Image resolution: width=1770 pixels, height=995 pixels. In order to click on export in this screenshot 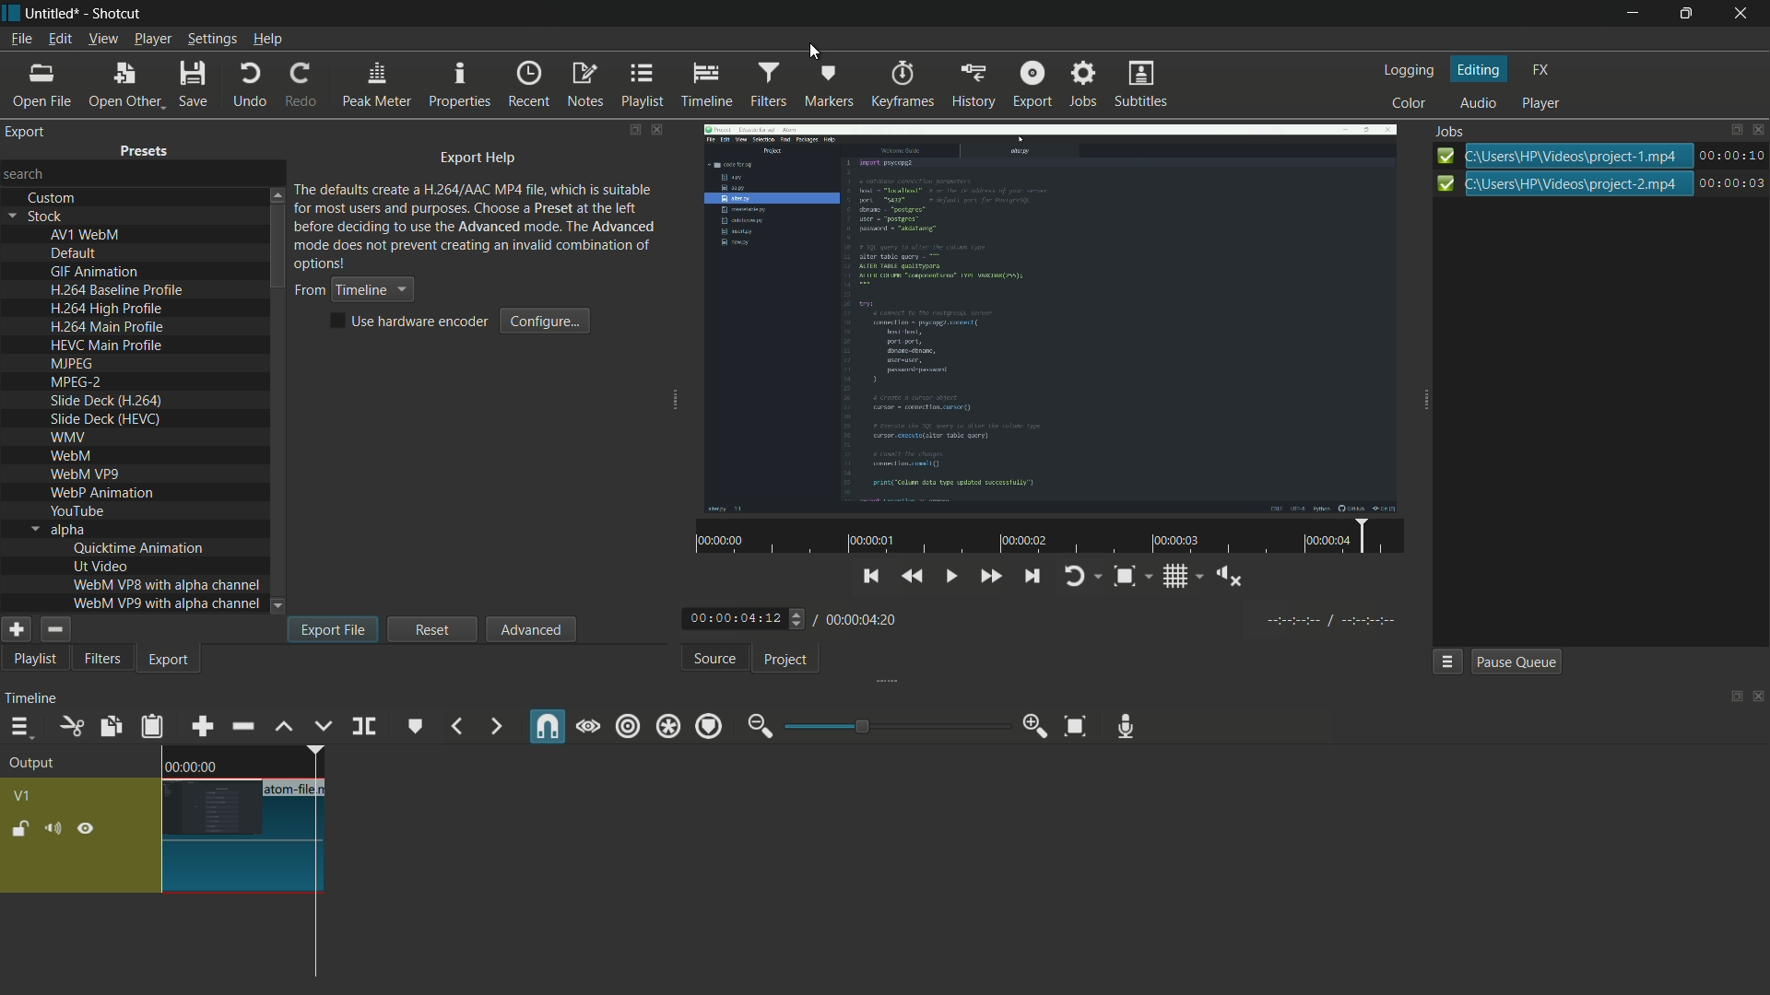, I will do `click(1031, 84)`.